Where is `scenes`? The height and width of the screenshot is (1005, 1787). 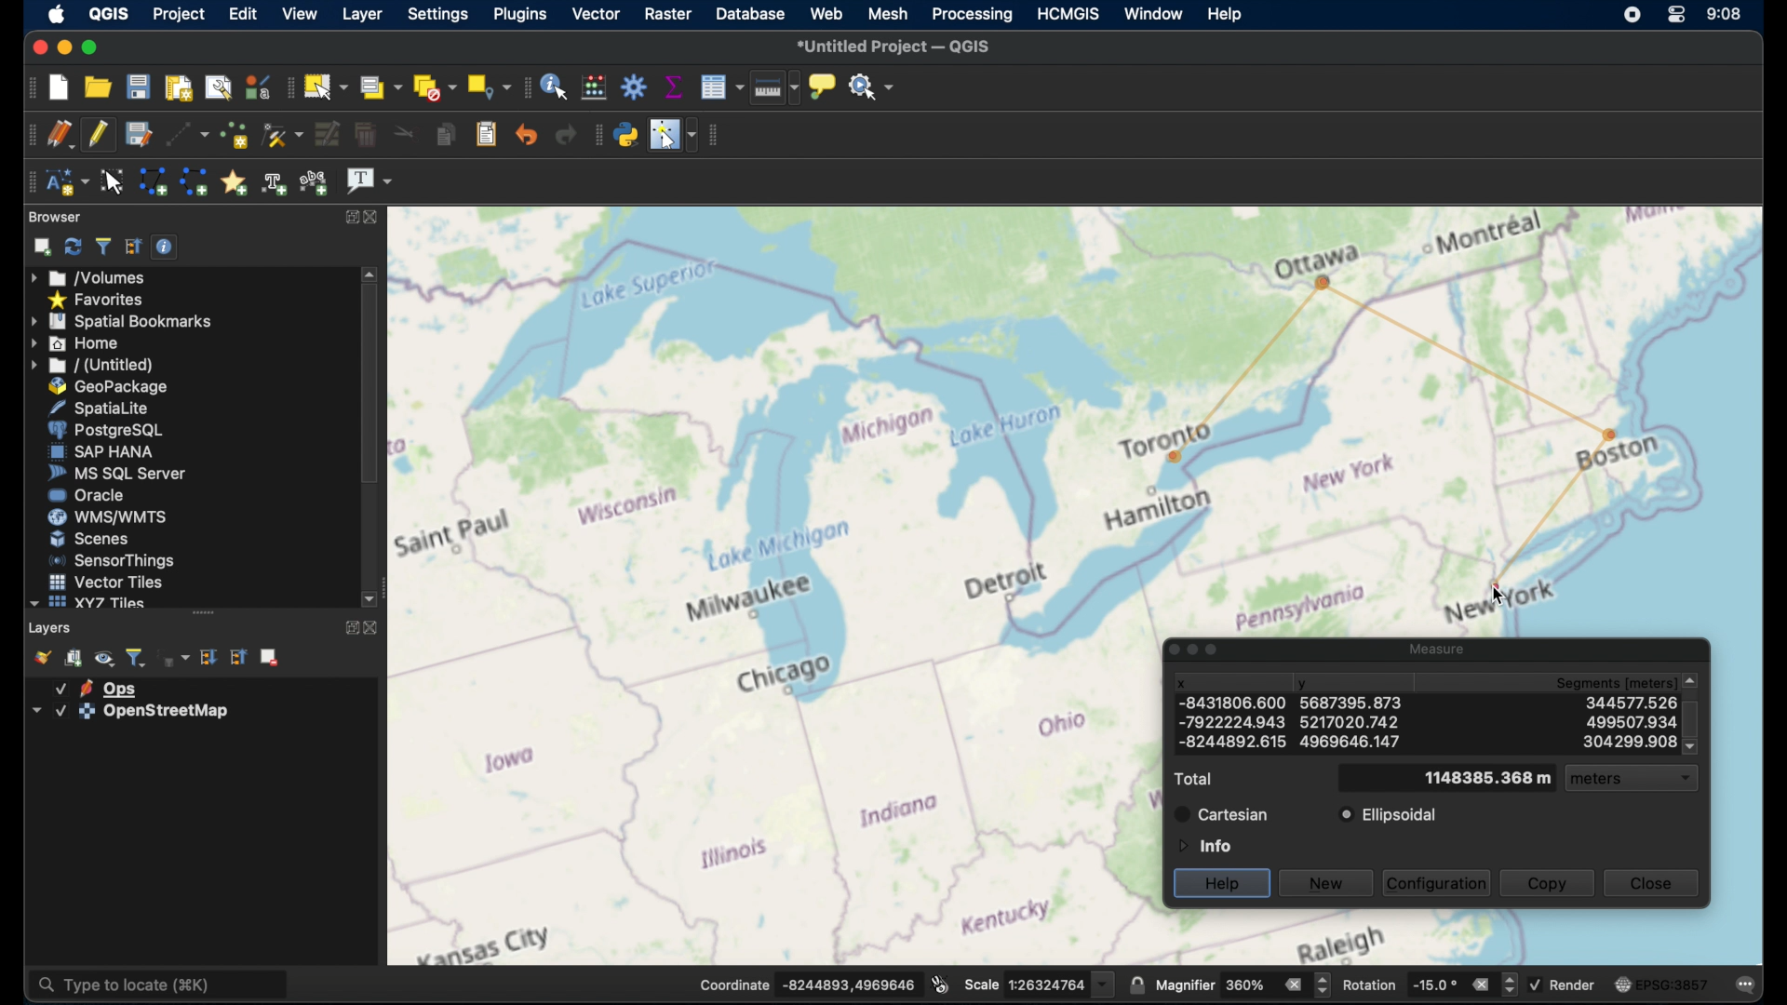
scenes is located at coordinates (88, 539).